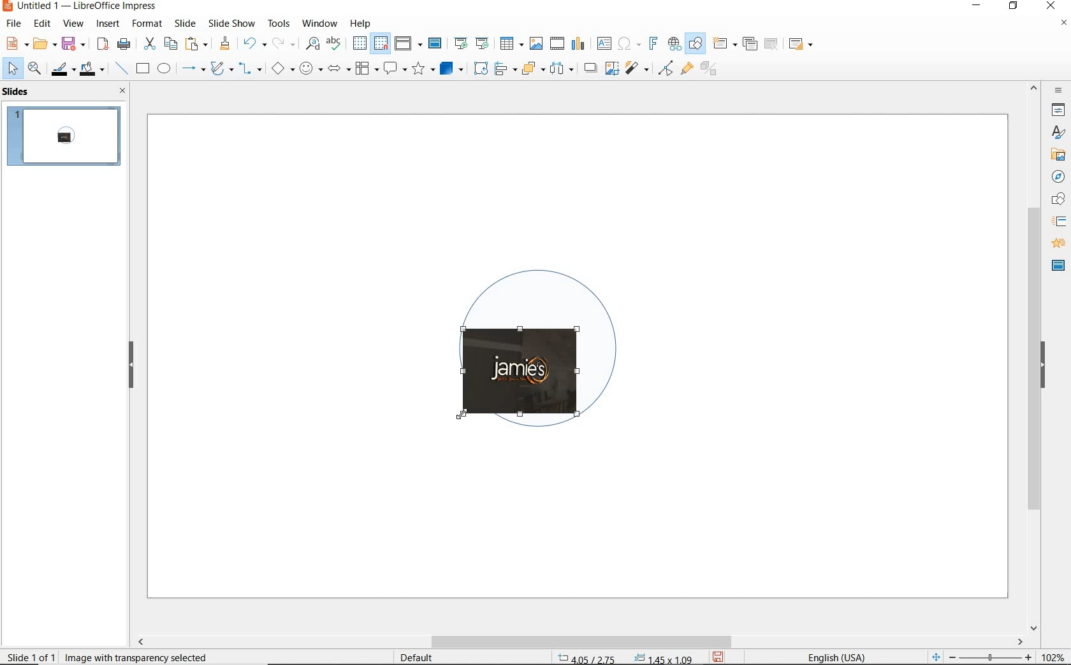  What do you see at coordinates (185, 24) in the screenshot?
I see `slide` at bounding box center [185, 24].